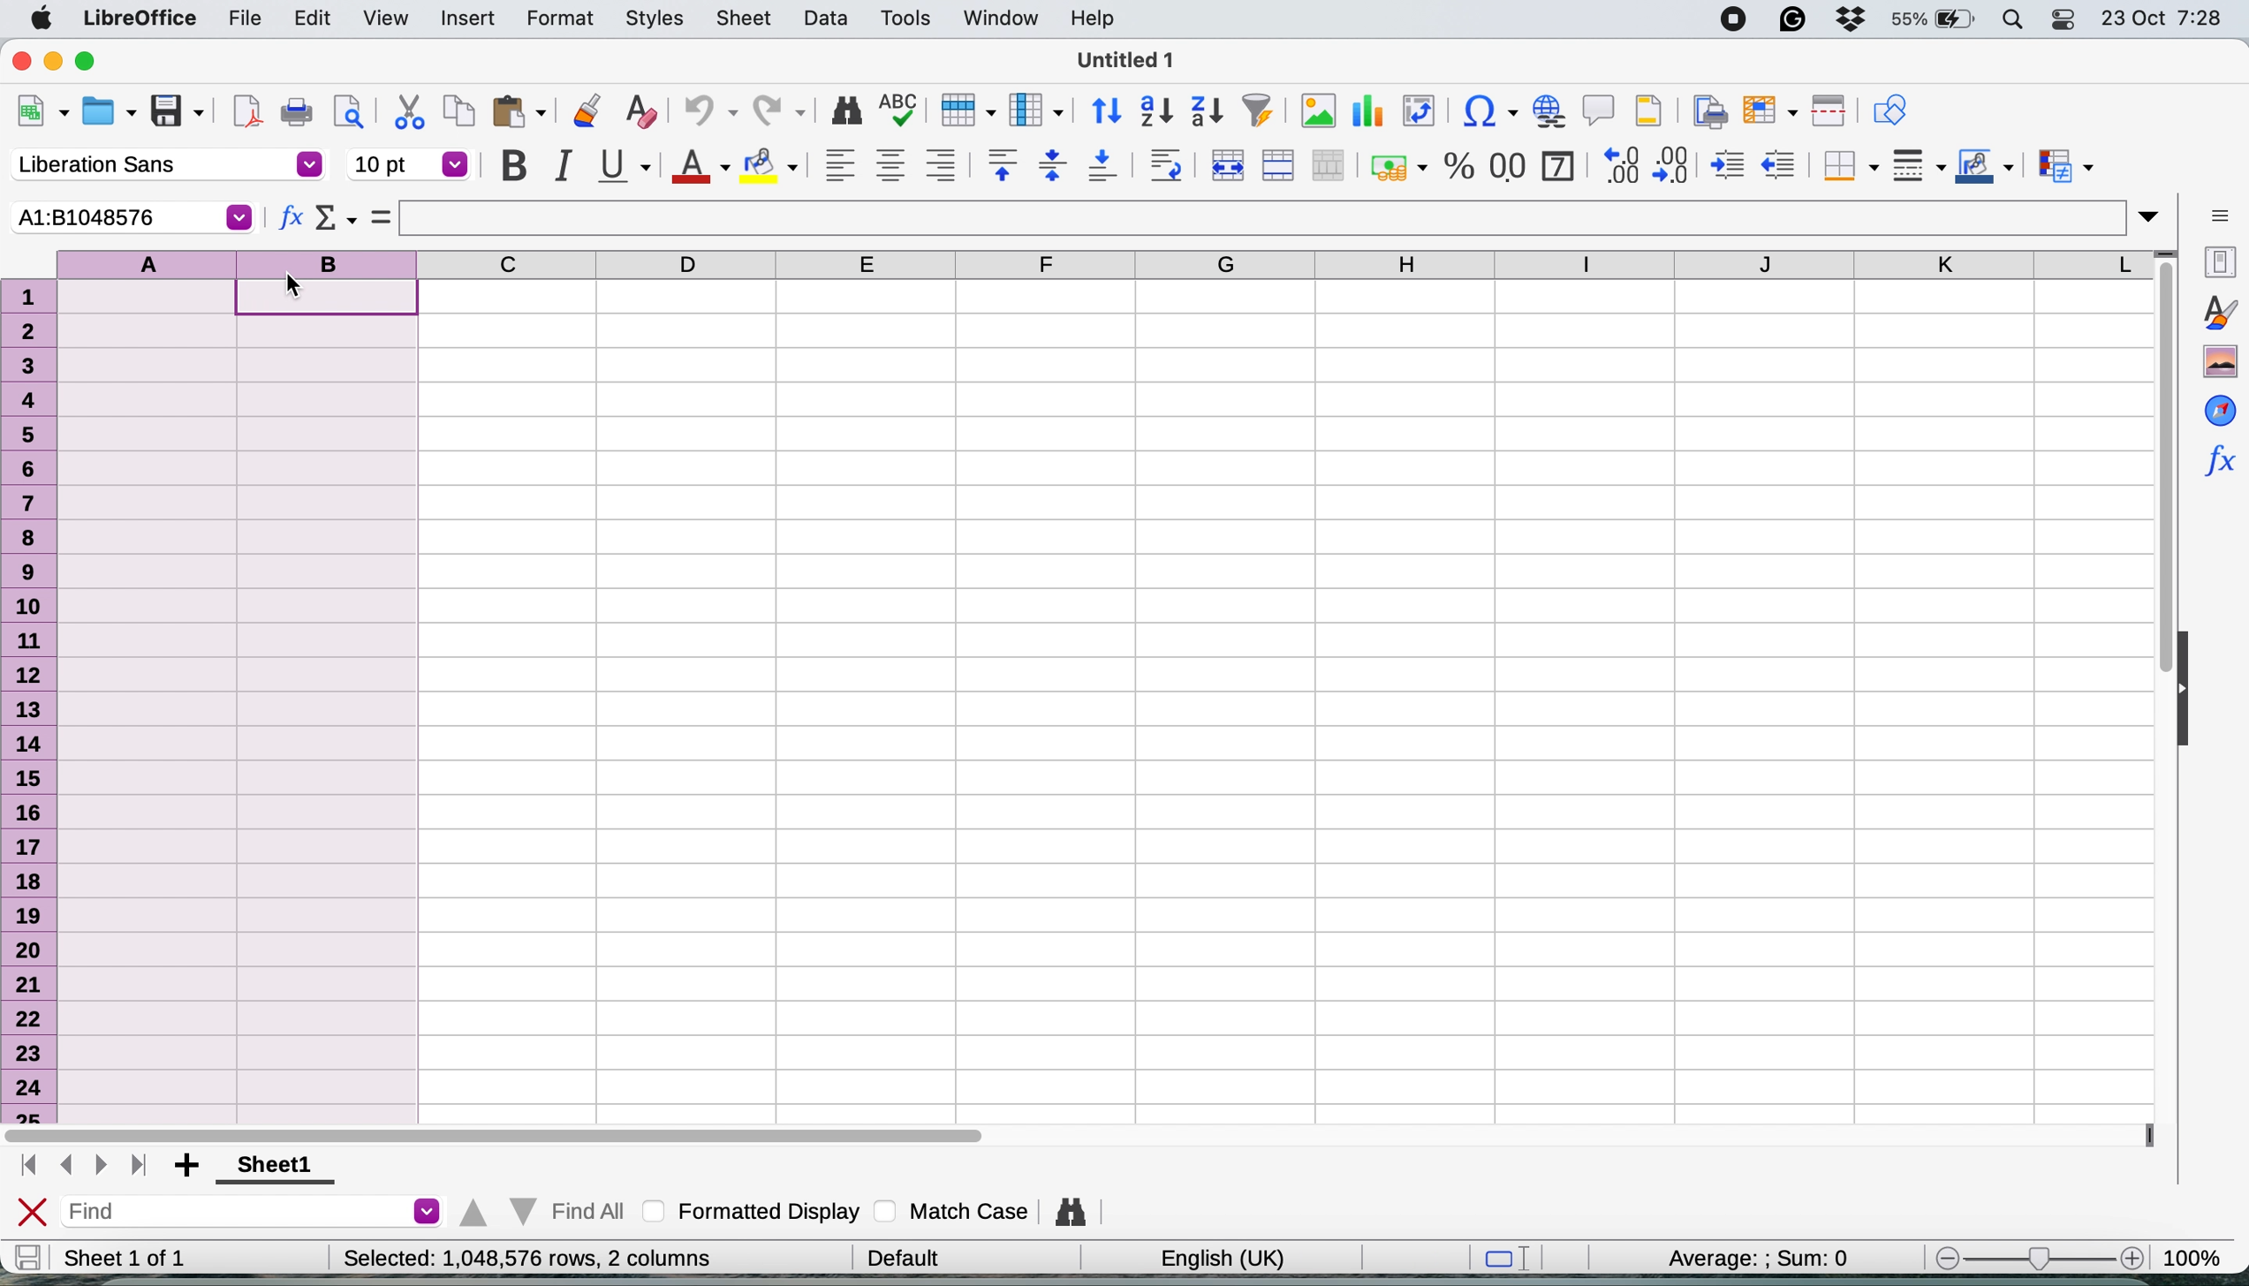 The image size is (2249, 1286). What do you see at coordinates (112, 111) in the screenshot?
I see `open` at bounding box center [112, 111].